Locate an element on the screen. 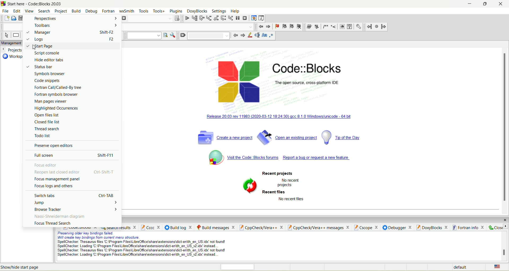  option window is located at coordinates (174, 36).